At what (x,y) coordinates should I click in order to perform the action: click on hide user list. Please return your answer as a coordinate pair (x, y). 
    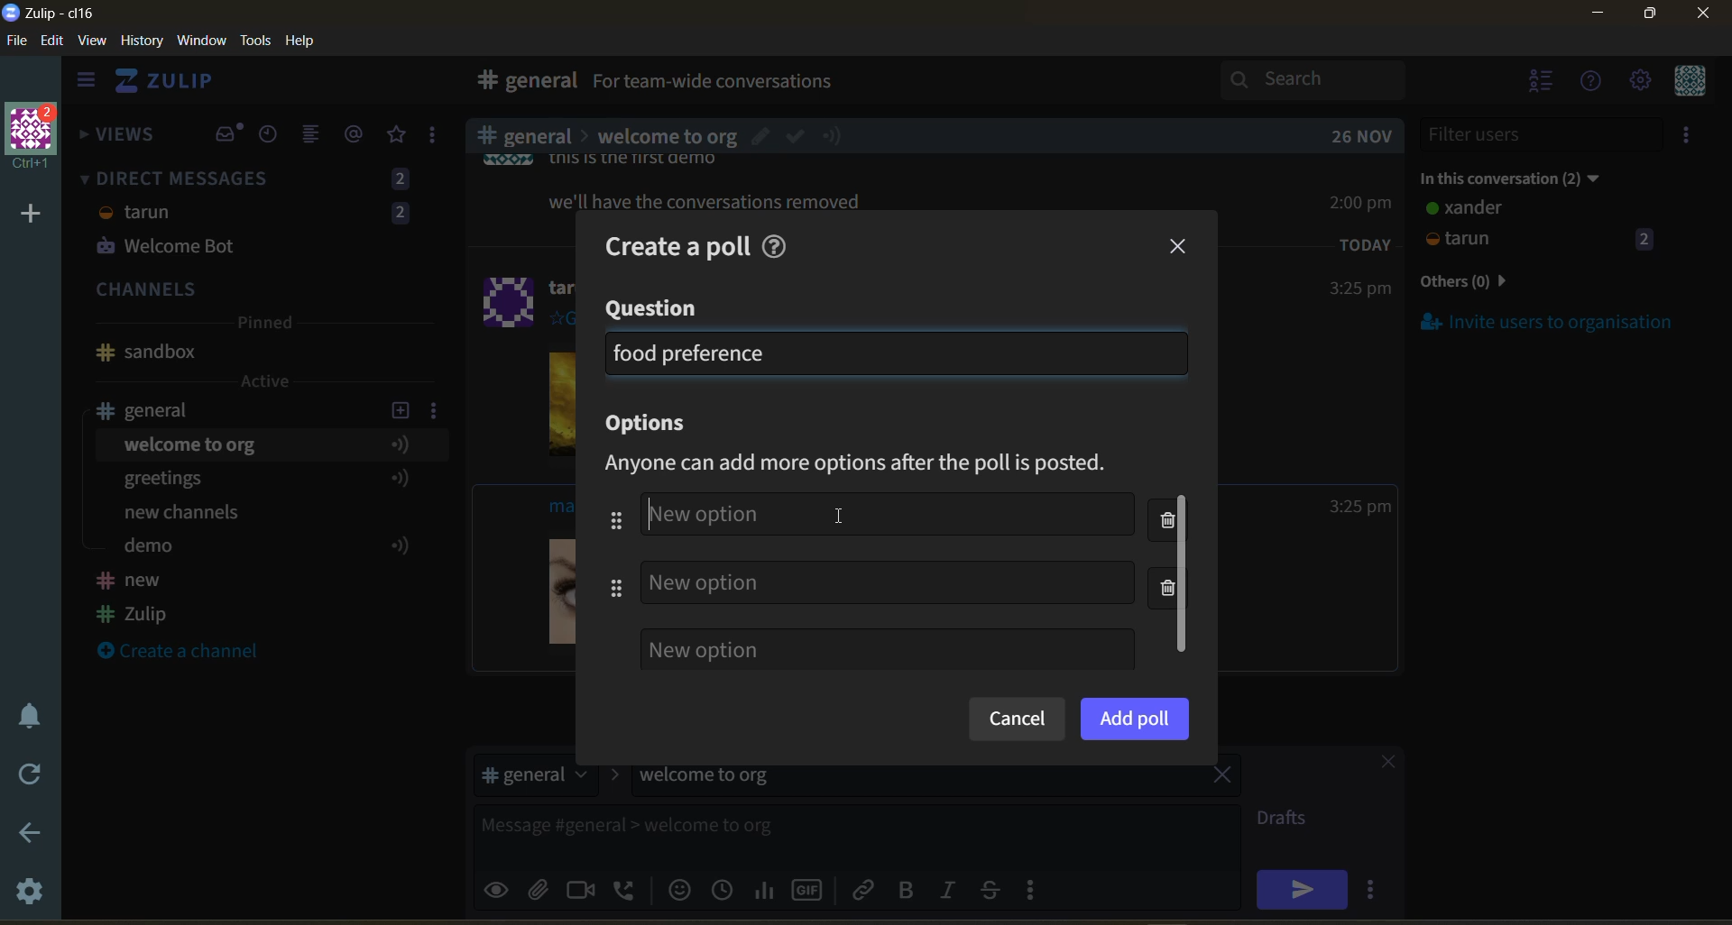
    Looking at the image, I should click on (1542, 83).